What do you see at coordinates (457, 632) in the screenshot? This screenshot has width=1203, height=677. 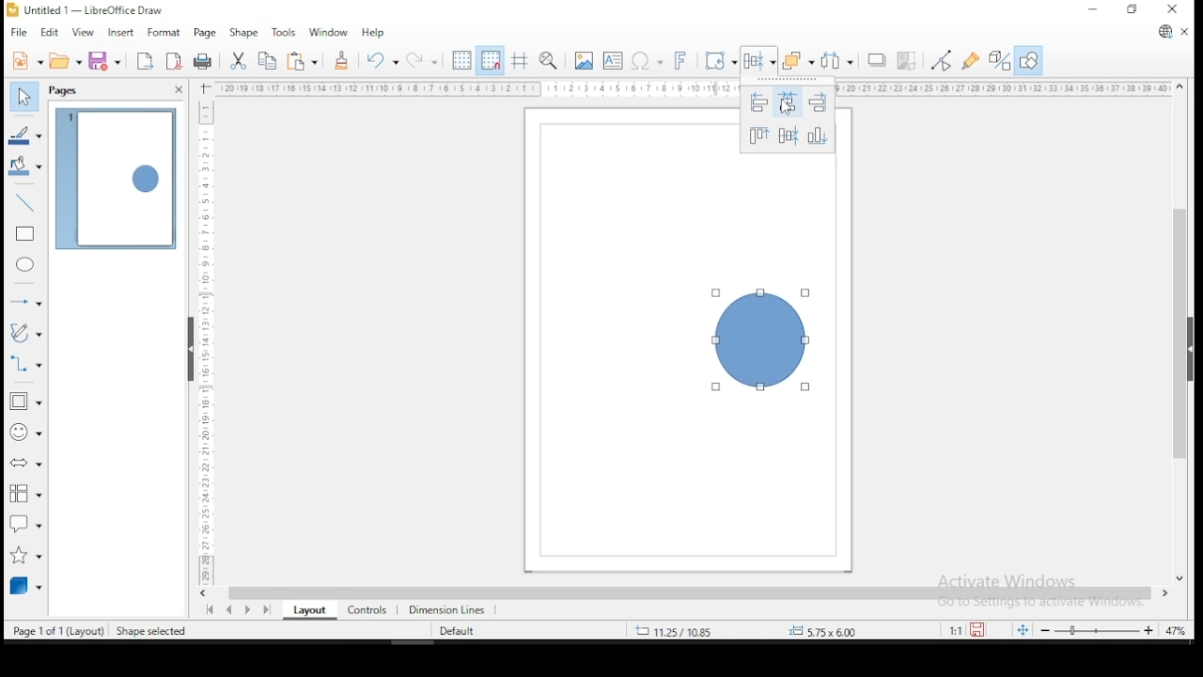 I see `default` at bounding box center [457, 632].